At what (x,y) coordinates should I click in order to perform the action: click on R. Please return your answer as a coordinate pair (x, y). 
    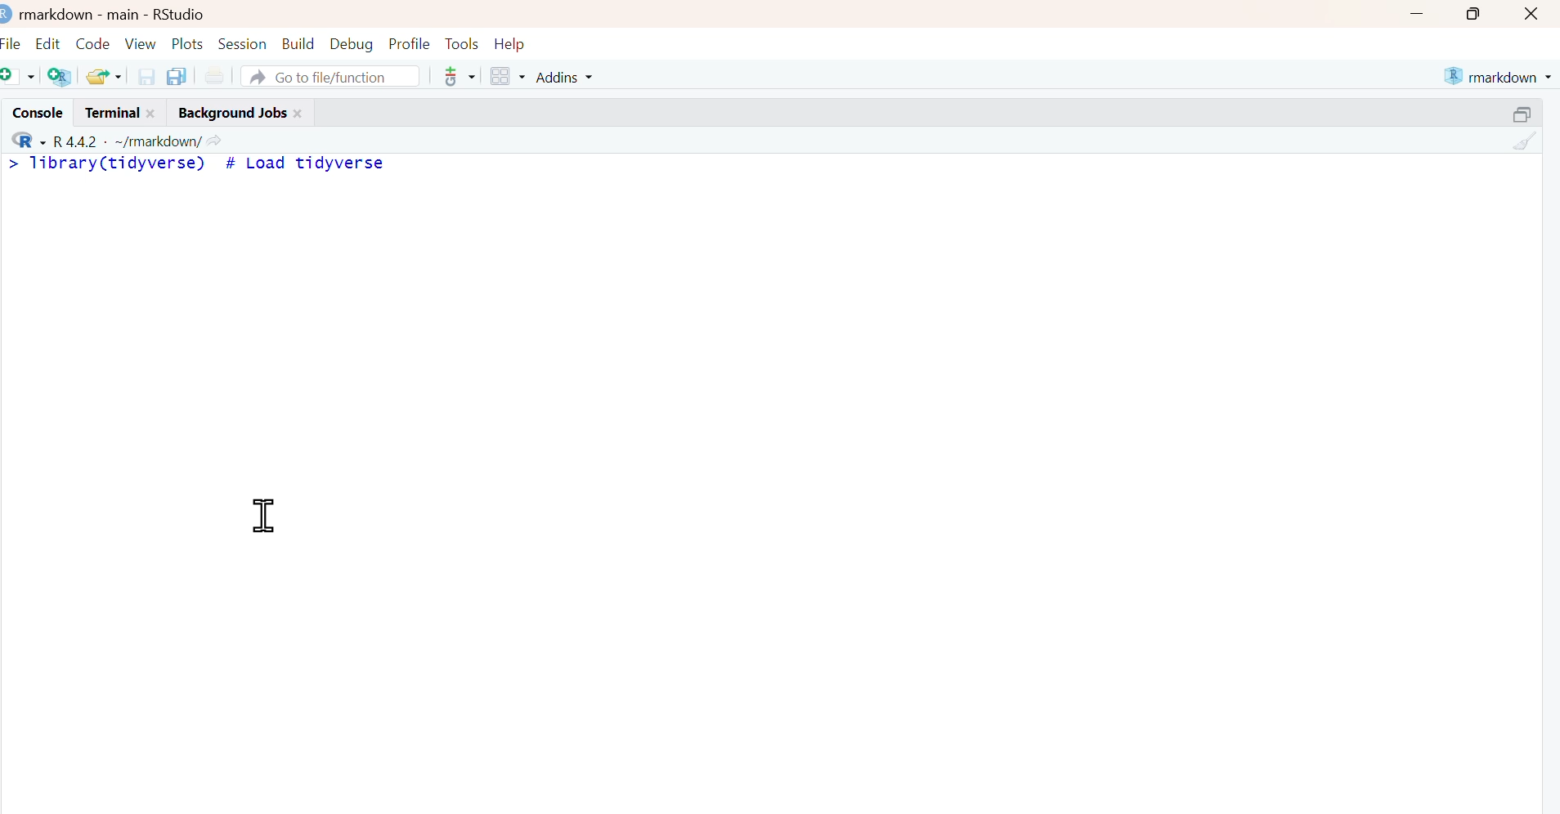
    Looking at the image, I should click on (25, 140).